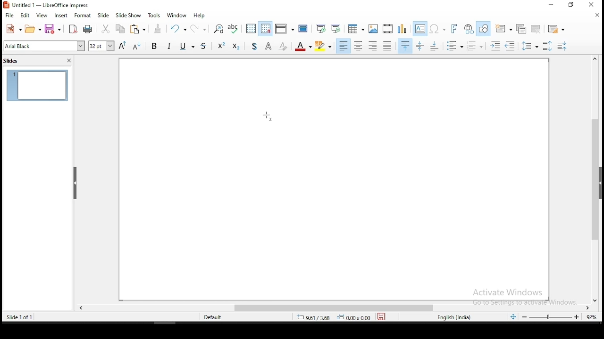 This screenshot has height=339, width=604. Describe the element at coordinates (37, 85) in the screenshot. I see `slide 1` at that location.